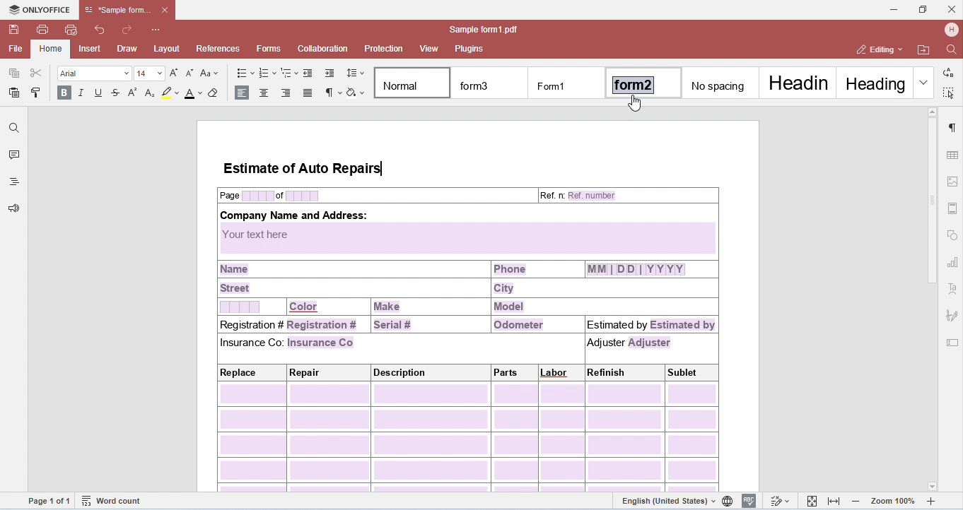 The image size is (963, 510). Describe the element at coordinates (15, 30) in the screenshot. I see `save` at that location.